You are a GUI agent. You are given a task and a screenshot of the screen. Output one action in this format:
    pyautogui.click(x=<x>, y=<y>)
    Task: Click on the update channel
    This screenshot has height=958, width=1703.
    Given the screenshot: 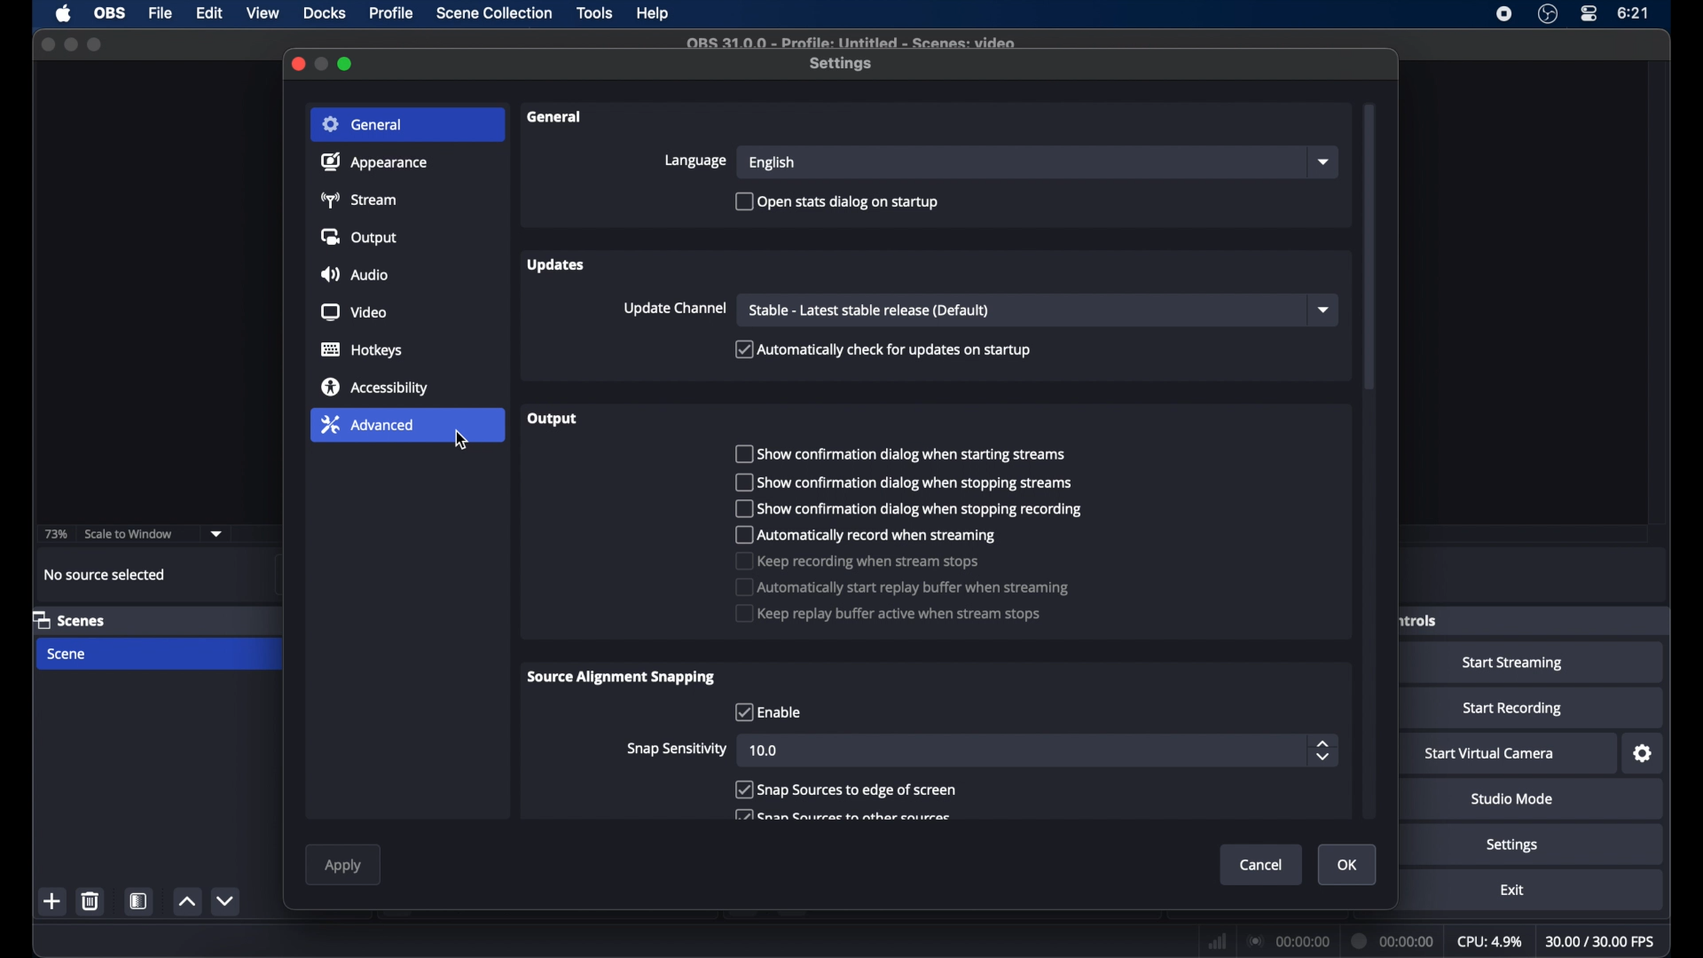 What is the action you would take?
    pyautogui.click(x=675, y=309)
    